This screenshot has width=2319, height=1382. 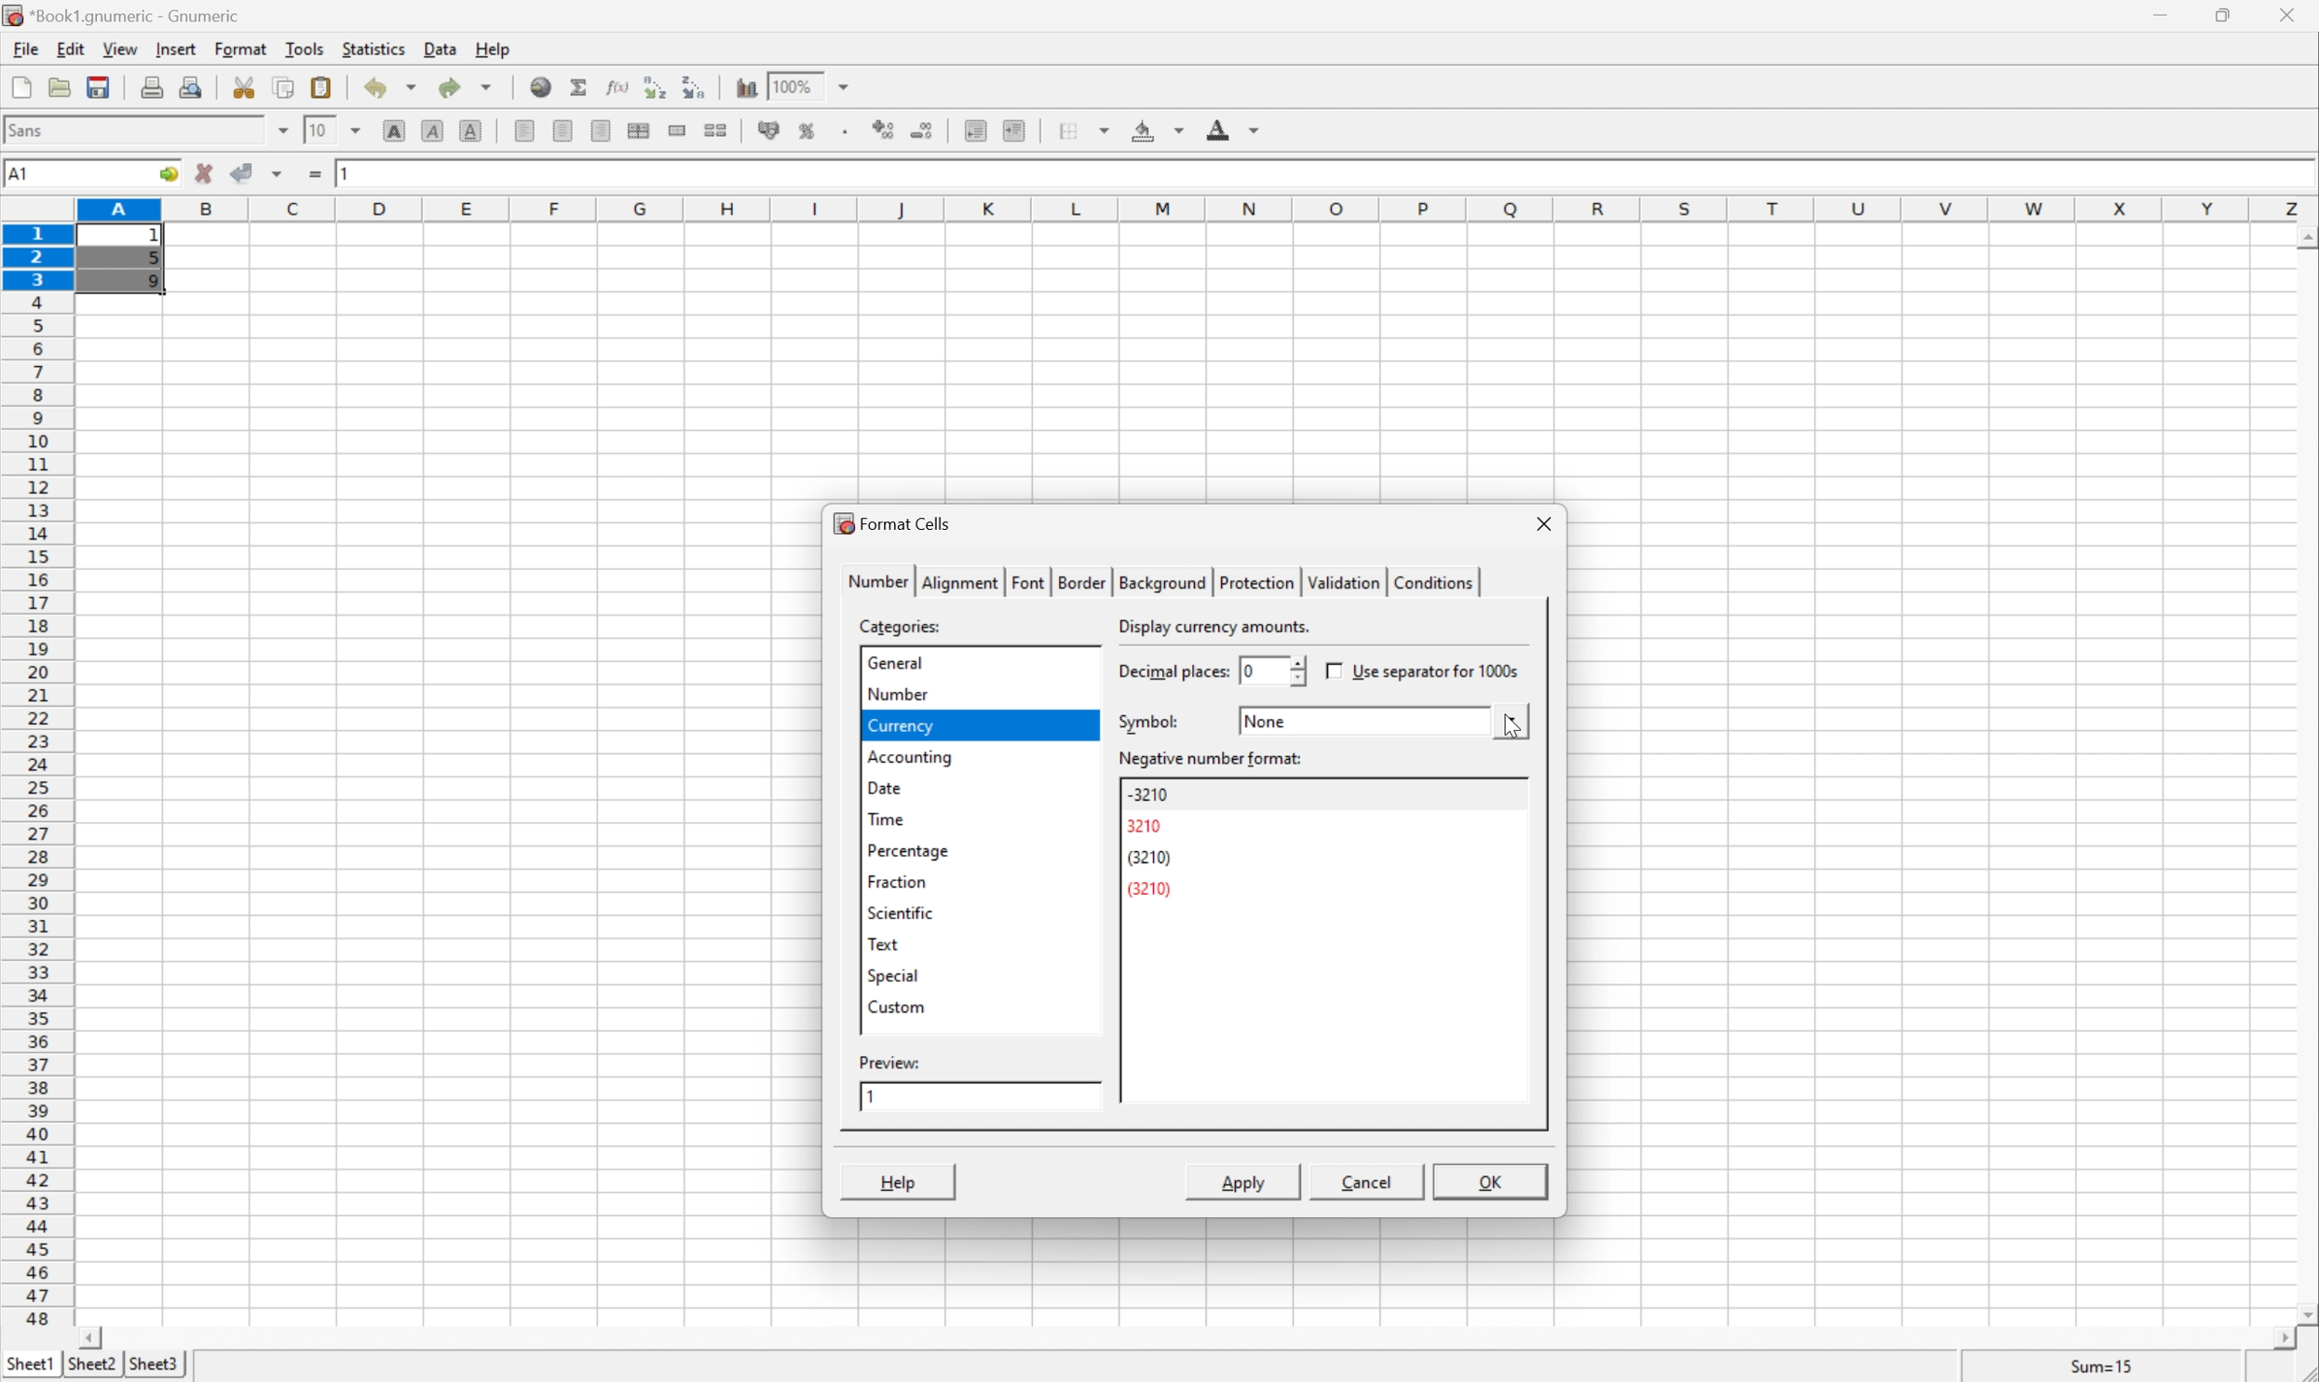 What do you see at coordinates (894, 692) in the screenshot?
I see `number` at bounding box center [894, 692].